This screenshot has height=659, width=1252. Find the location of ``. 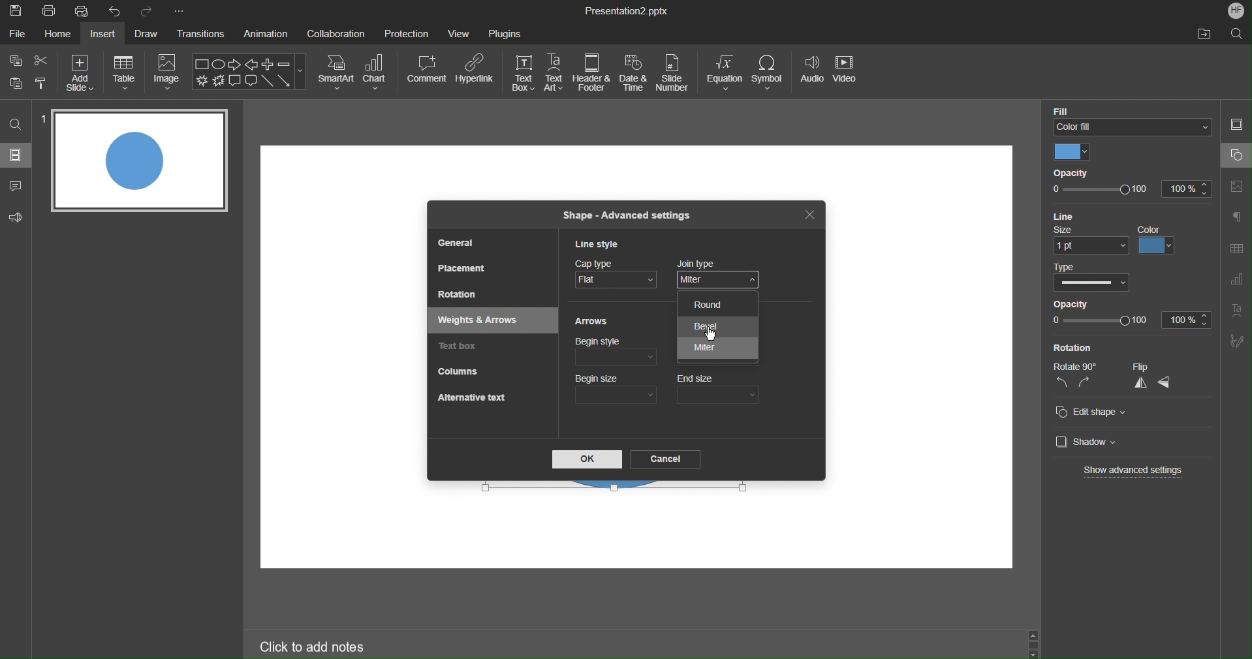

 is located at coordinates (16, 82).